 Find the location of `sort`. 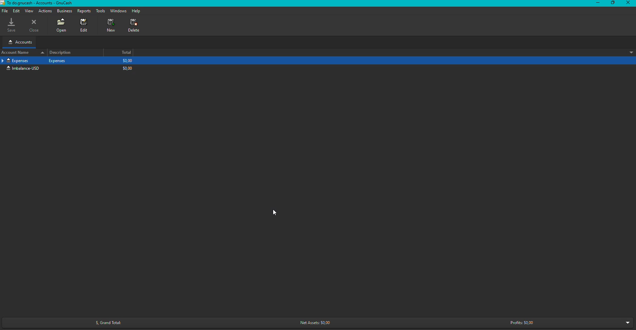

sort is located at coordinates (629, 52).